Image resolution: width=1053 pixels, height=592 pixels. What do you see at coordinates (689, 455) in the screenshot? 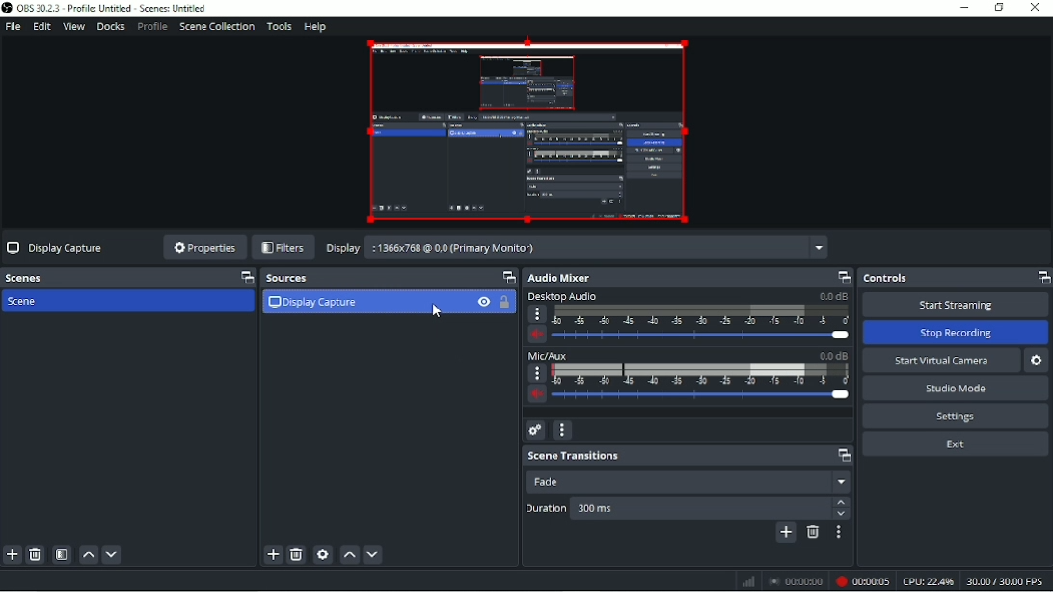
I see `Scene transitions` at bounding box center [689, 455].